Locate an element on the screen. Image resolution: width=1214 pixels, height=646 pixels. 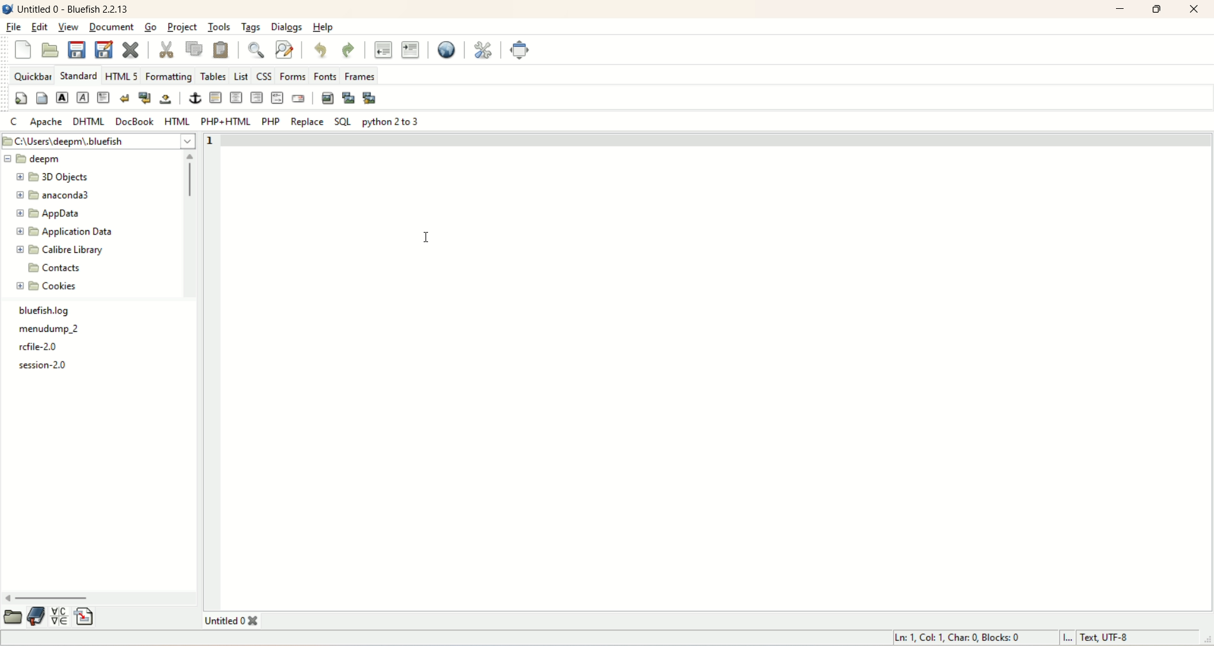
horizontal scroll bar is located at coordinates (99, 595).